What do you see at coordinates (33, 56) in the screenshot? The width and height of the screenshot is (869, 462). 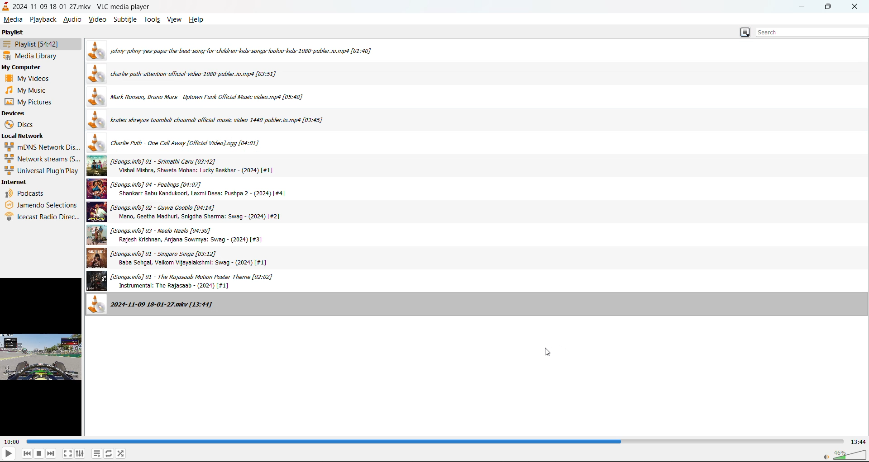 I see `media library` at bounding box center [33, 56].